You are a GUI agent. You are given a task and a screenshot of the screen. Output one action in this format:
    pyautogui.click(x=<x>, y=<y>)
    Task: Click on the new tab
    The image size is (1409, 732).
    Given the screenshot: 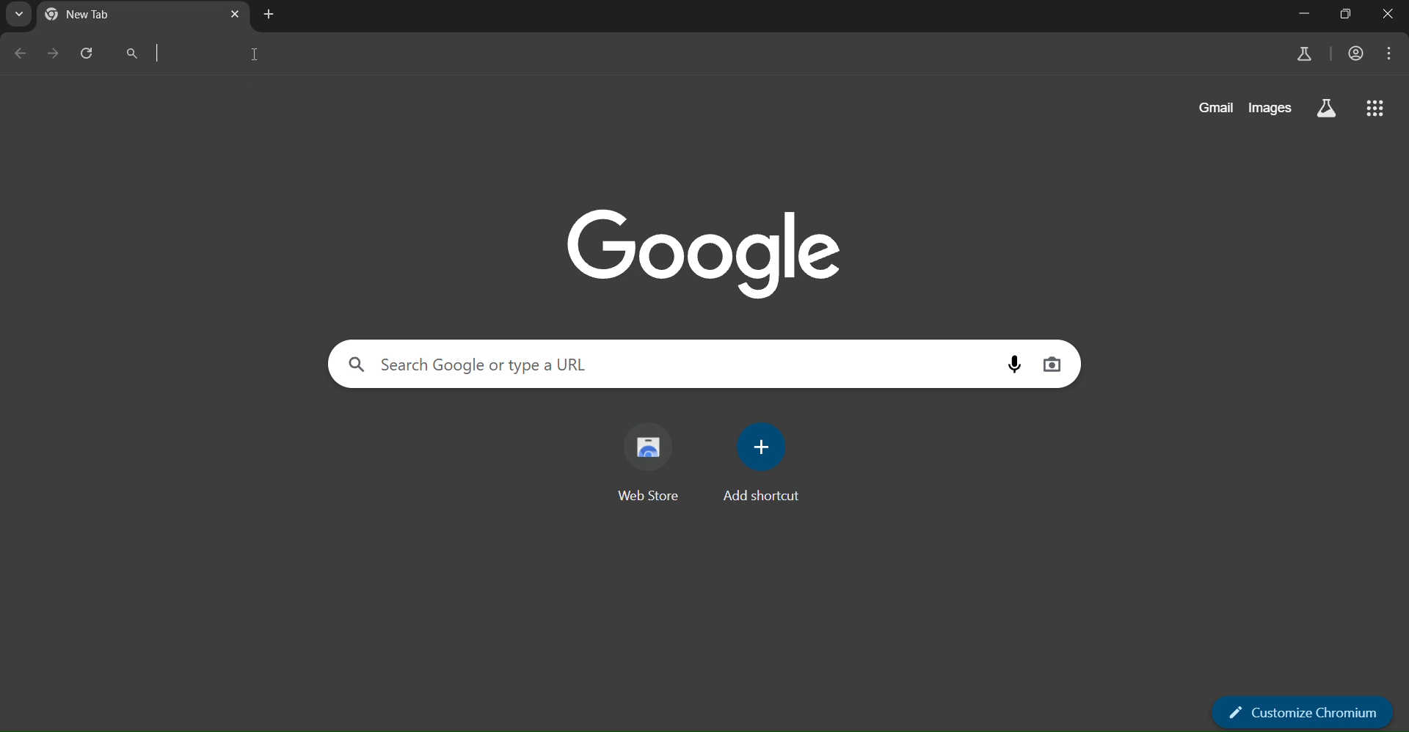 What is the action you would take?
    pyautogui.click(x=269, y=15)
    